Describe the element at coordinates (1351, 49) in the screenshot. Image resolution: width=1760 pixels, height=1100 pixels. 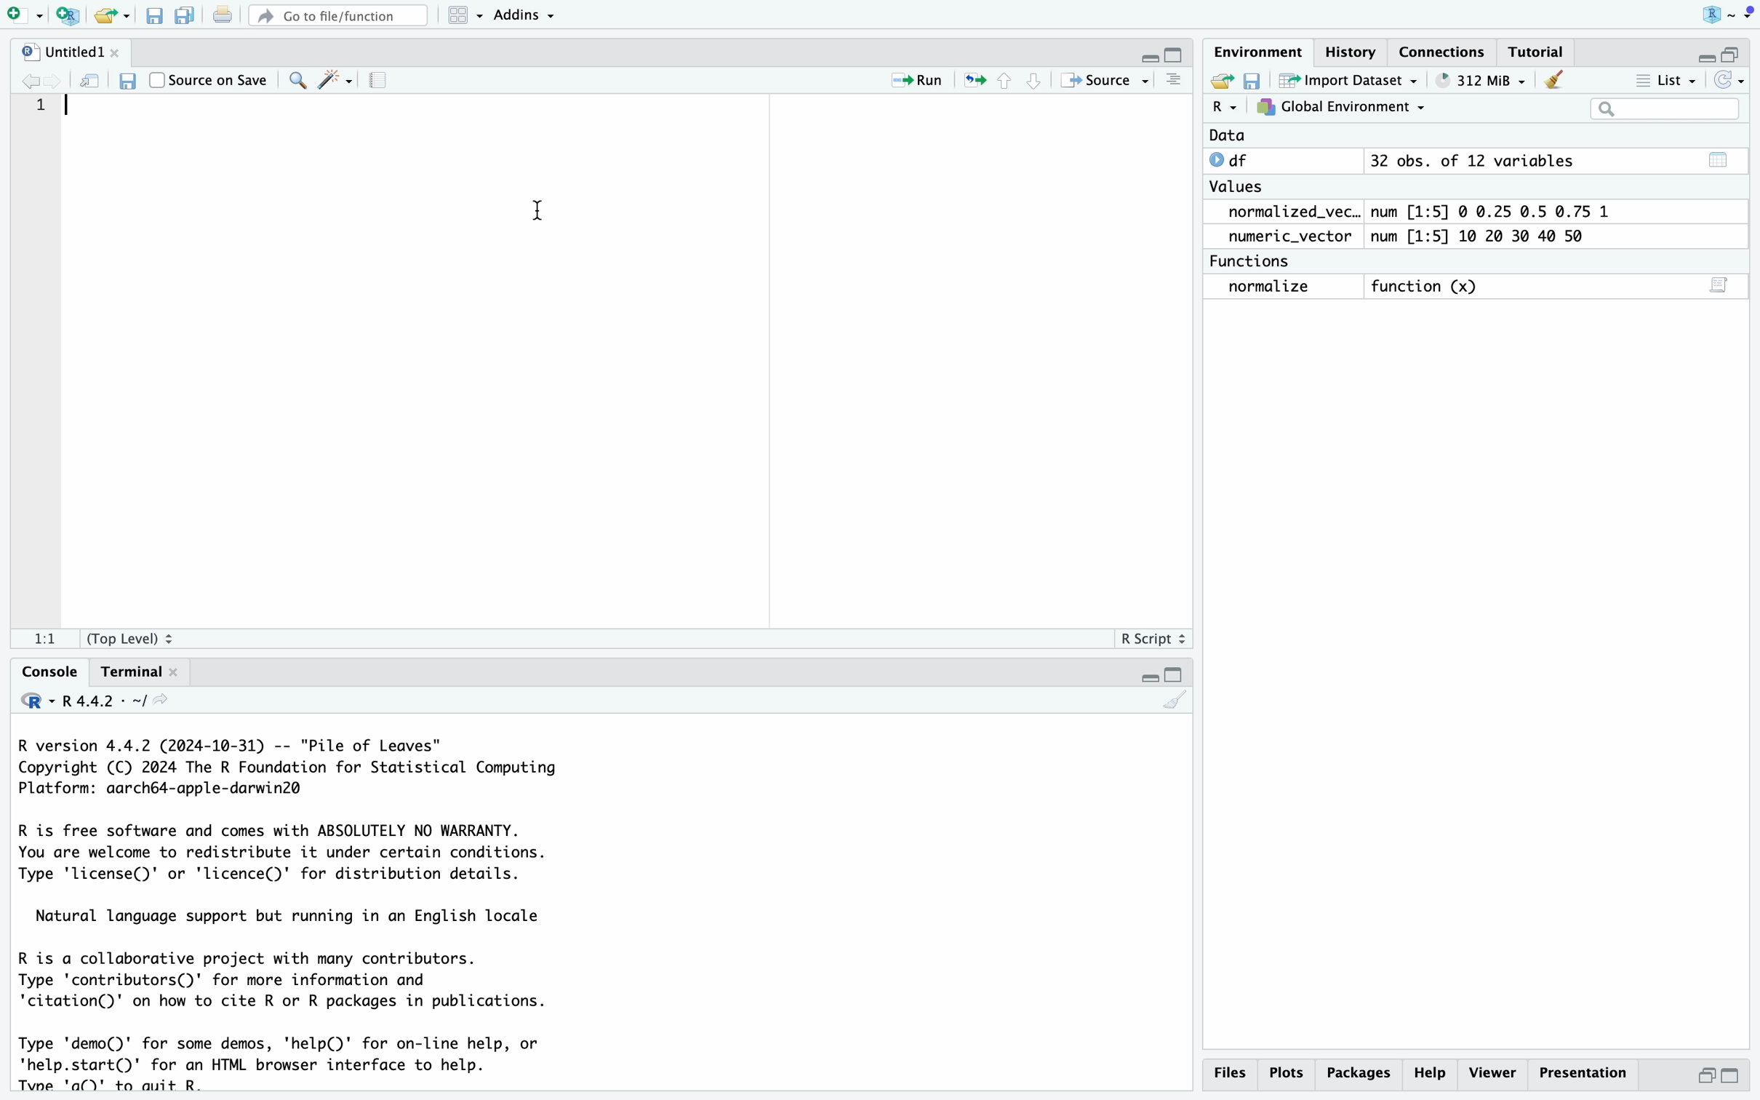
I see `History` at that location.